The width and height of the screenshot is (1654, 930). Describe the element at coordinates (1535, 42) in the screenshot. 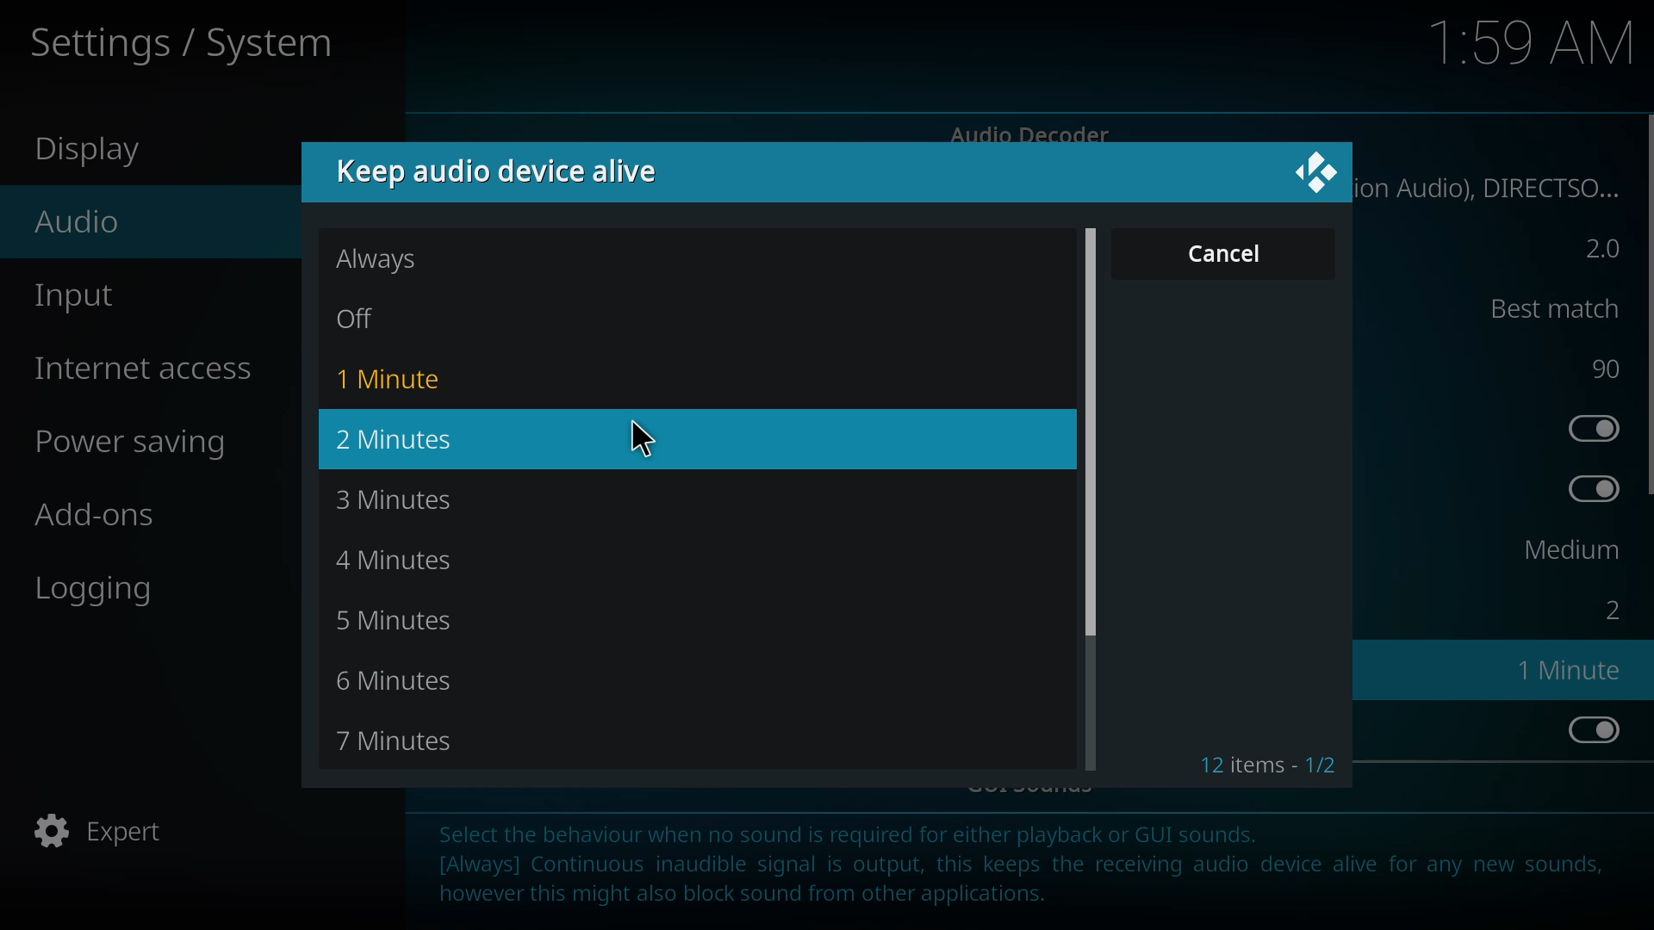

I see `time` at that location.